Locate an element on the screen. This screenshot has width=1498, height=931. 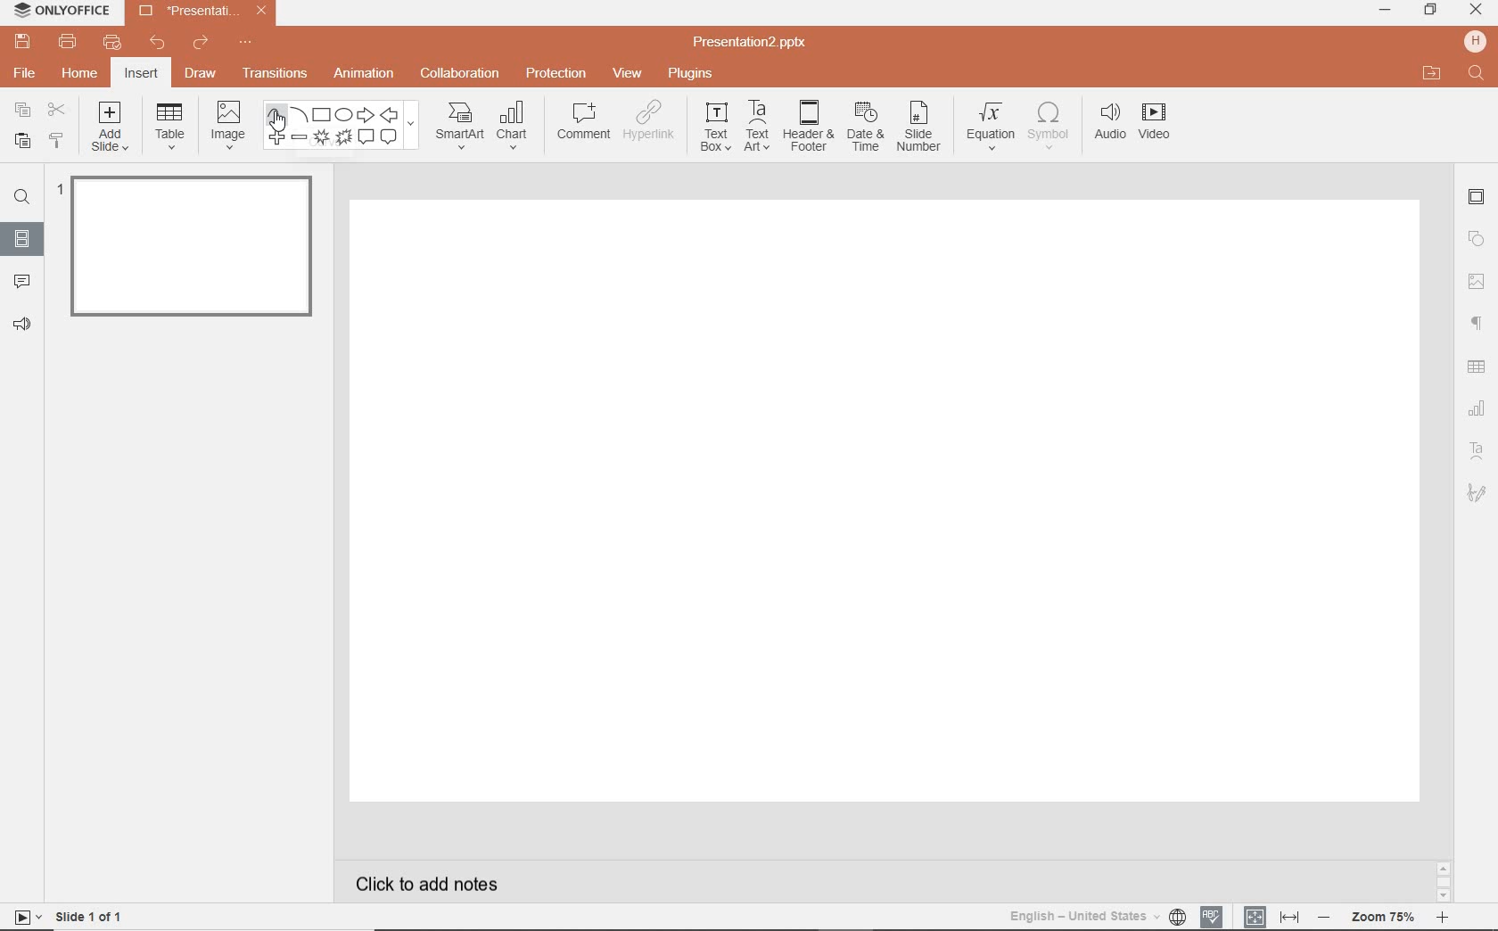
HOME is located at coordinates (78, 75).